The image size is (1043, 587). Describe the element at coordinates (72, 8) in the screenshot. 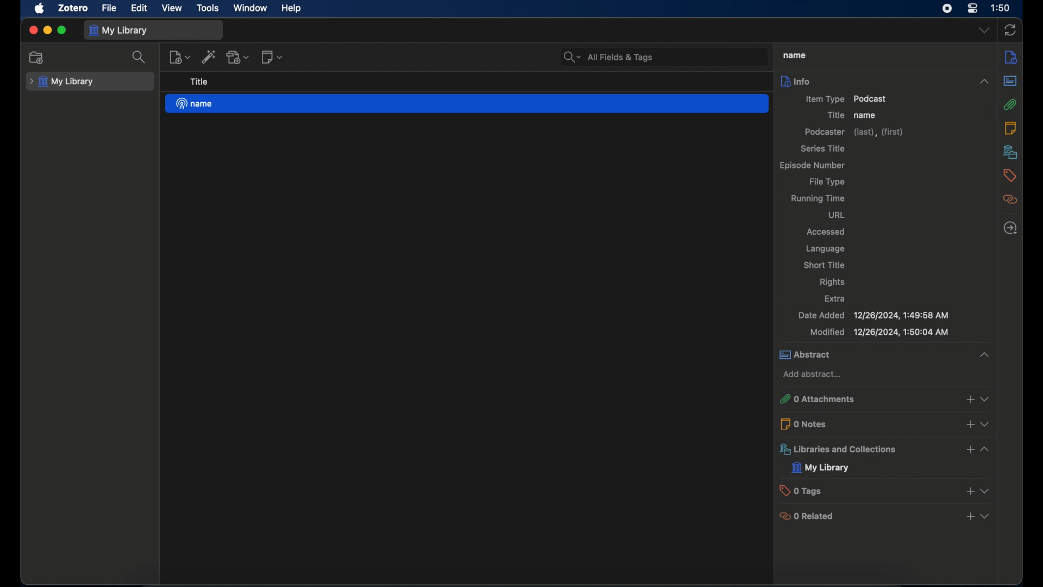

I see `zotero` at that location.